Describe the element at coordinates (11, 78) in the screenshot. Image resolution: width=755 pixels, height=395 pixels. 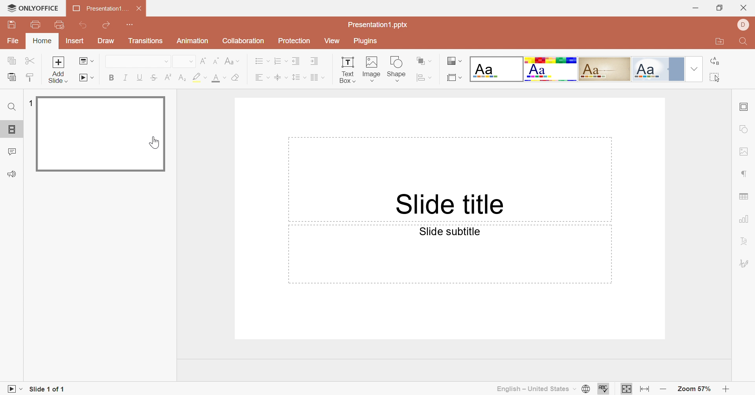
I see `Paste` at that location.